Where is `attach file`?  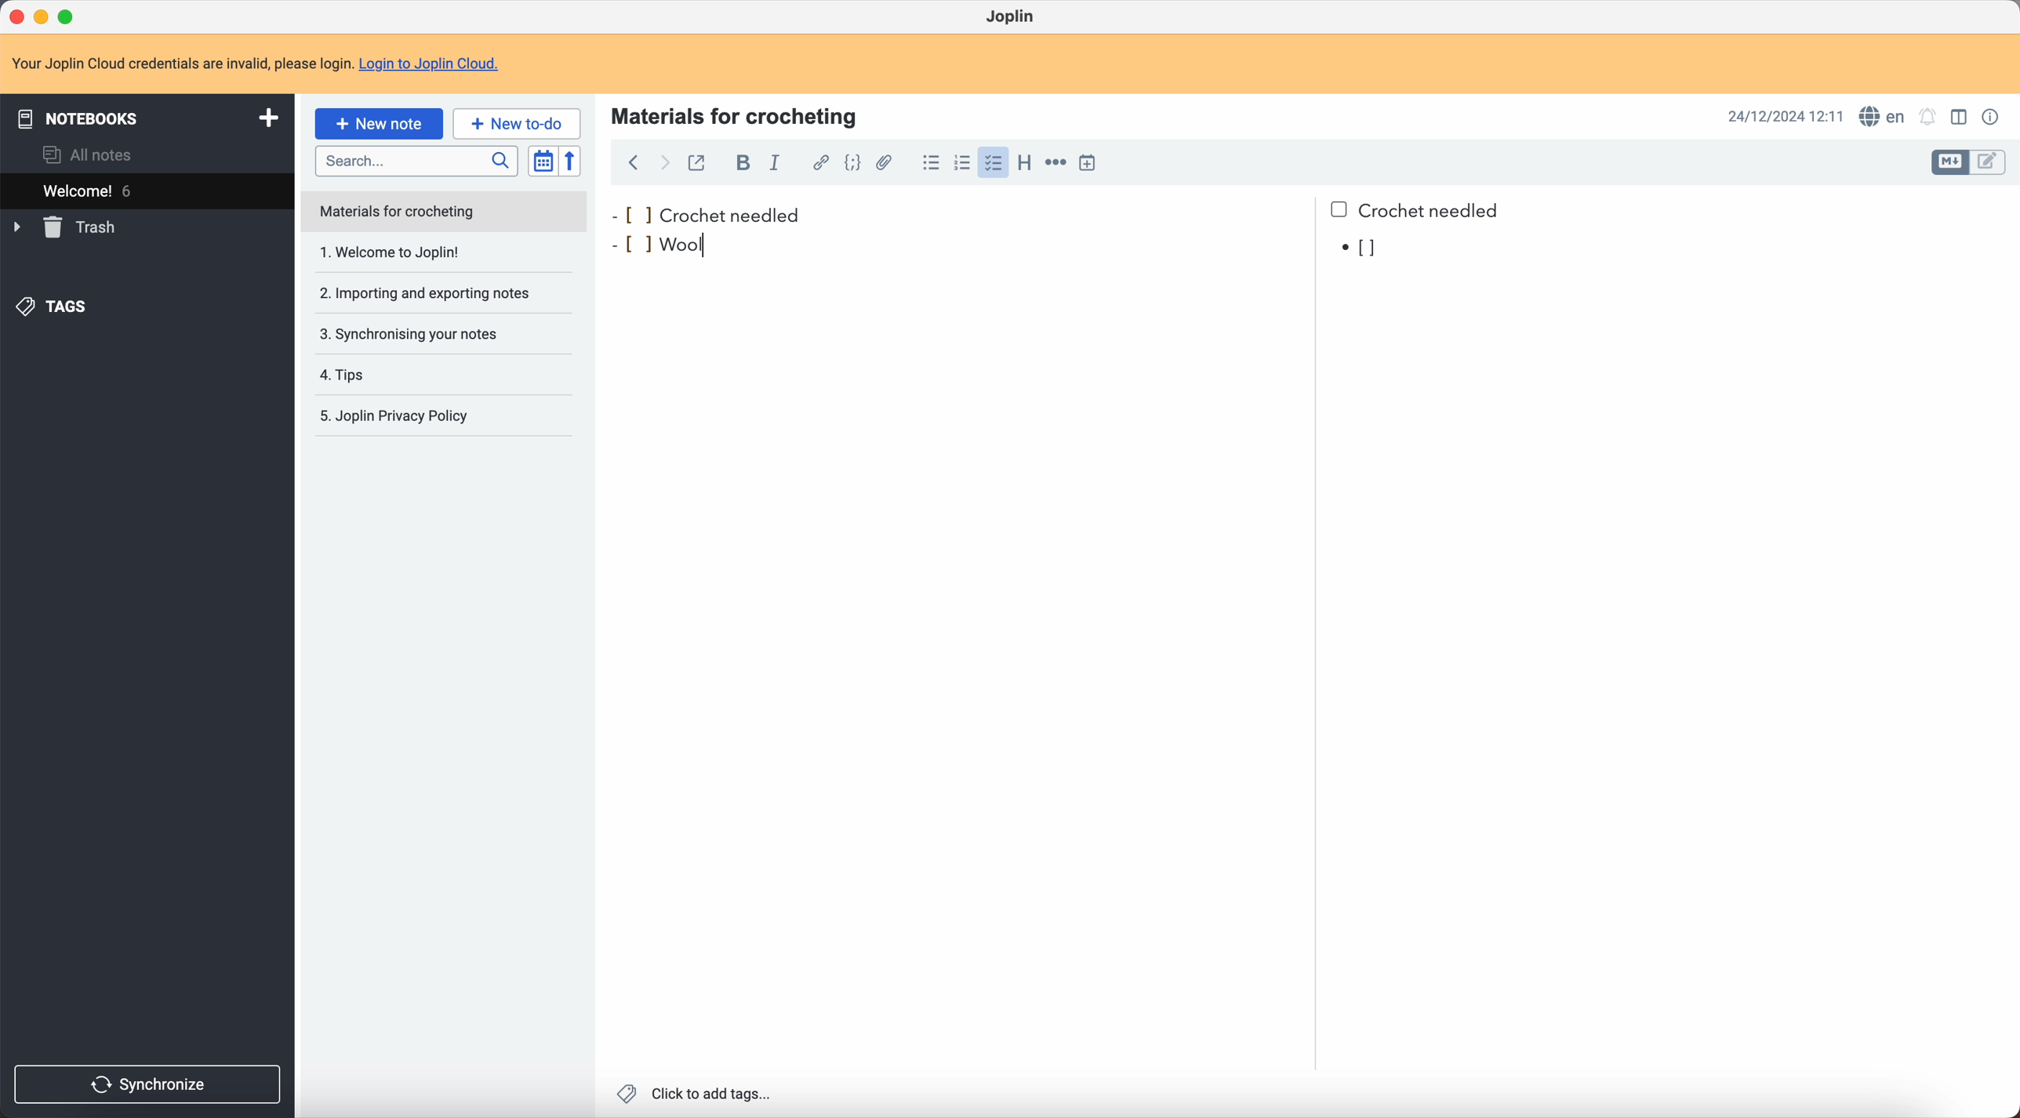
attach file is located at coordinates (888, 163).